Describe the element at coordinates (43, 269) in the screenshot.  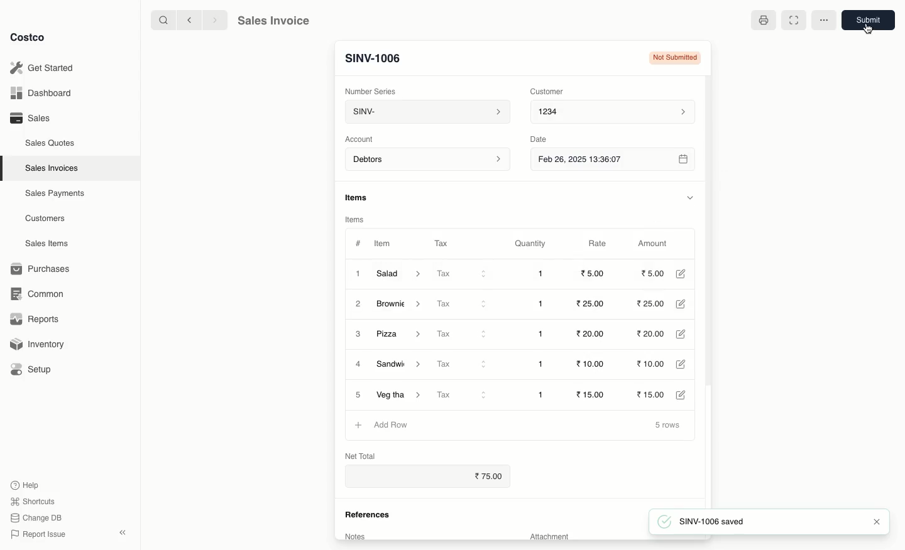
I see `Purchases` at that location.